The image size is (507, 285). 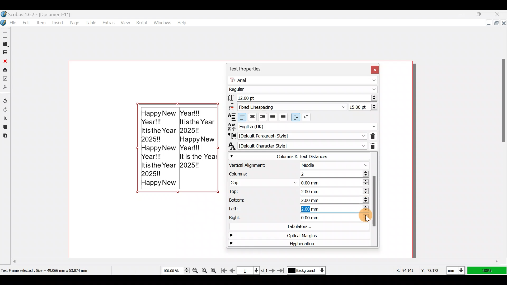 What do you see at coordinates (296, 146) in the screenshot?
I see `Character style of currently selected text/paragraph` at bounding box center [296, 146].